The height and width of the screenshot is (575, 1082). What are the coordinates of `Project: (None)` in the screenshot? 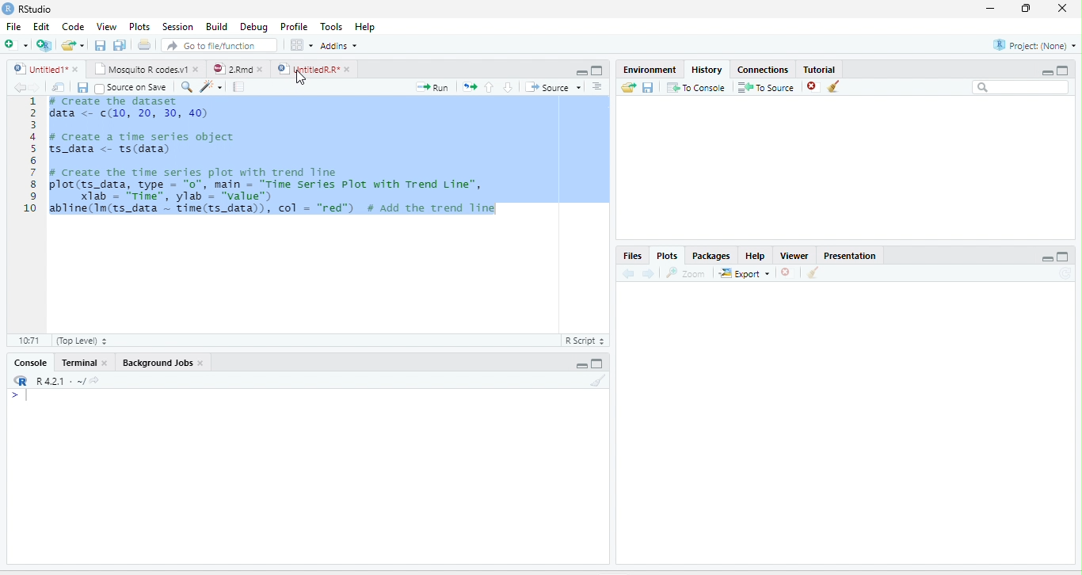 It's located at (1033, 45).